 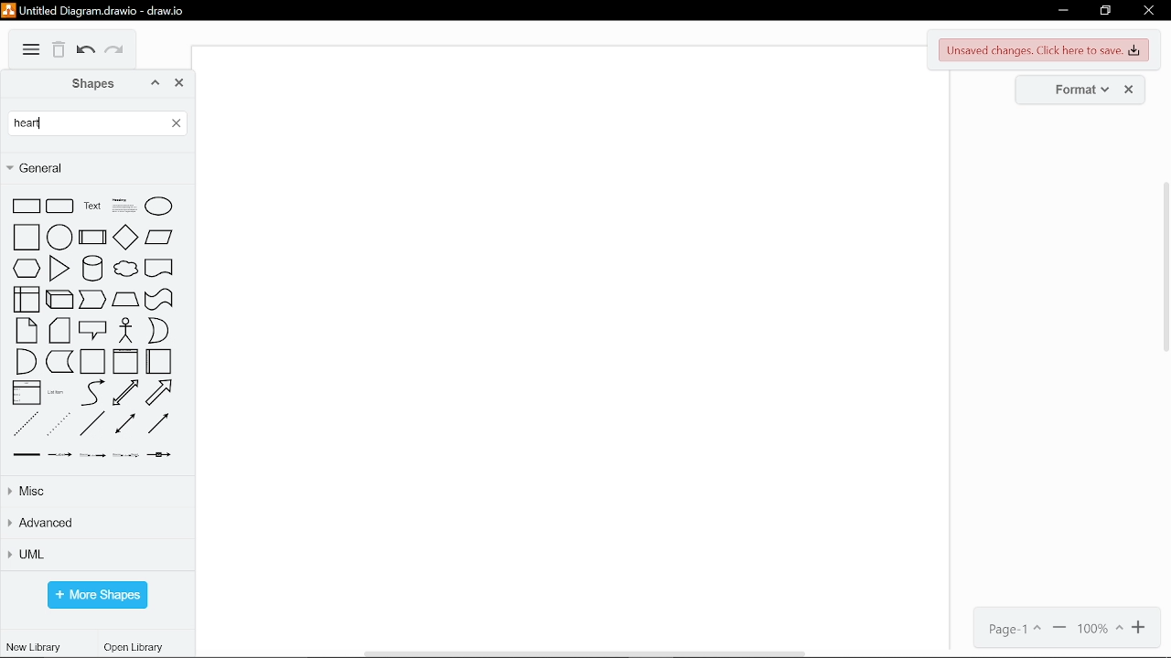 What do you see at coordinates (86, 123) in the screenshot?
I see `search shapes` at bounding box center [86, 123].